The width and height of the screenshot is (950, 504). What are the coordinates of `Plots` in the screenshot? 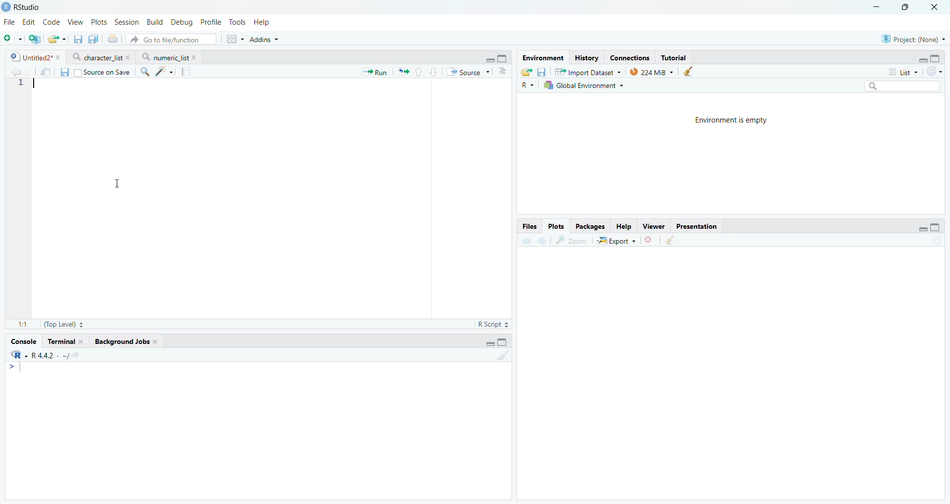 It's located at (557, 225).